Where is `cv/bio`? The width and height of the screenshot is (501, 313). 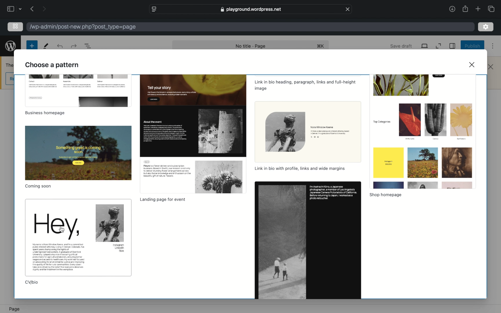 cv/bio is located at coordinates (32, 283).